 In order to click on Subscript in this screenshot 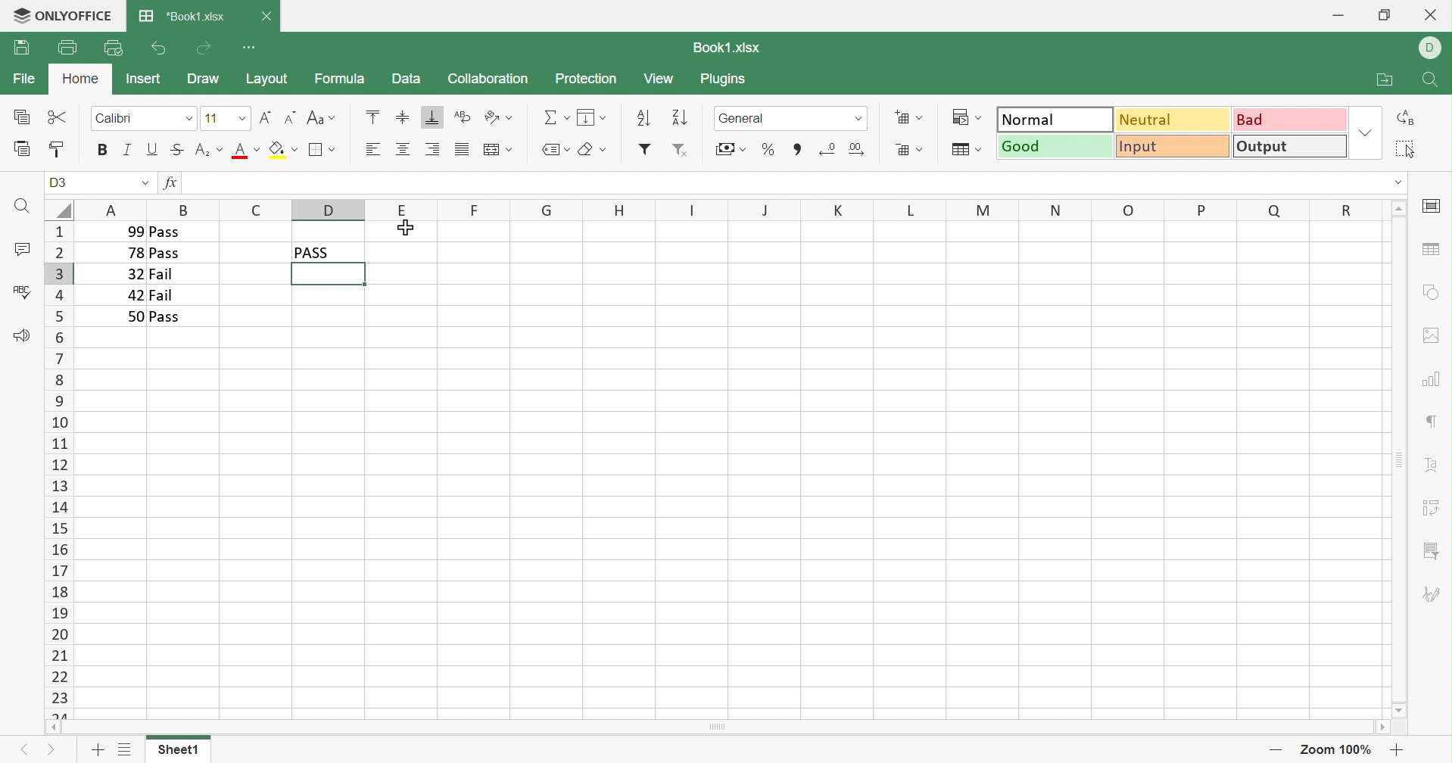, I will do `click(208, 152)`.